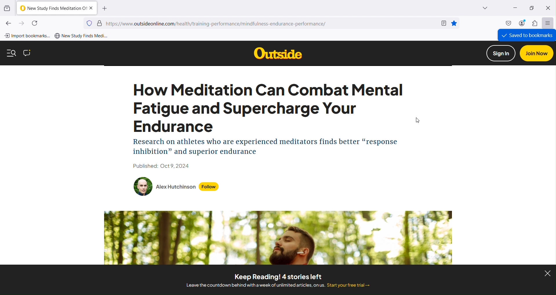 Image resolution: width=556 pixels, height=295 pixels. I want to click on Save to Pocket, so click(508, 23).